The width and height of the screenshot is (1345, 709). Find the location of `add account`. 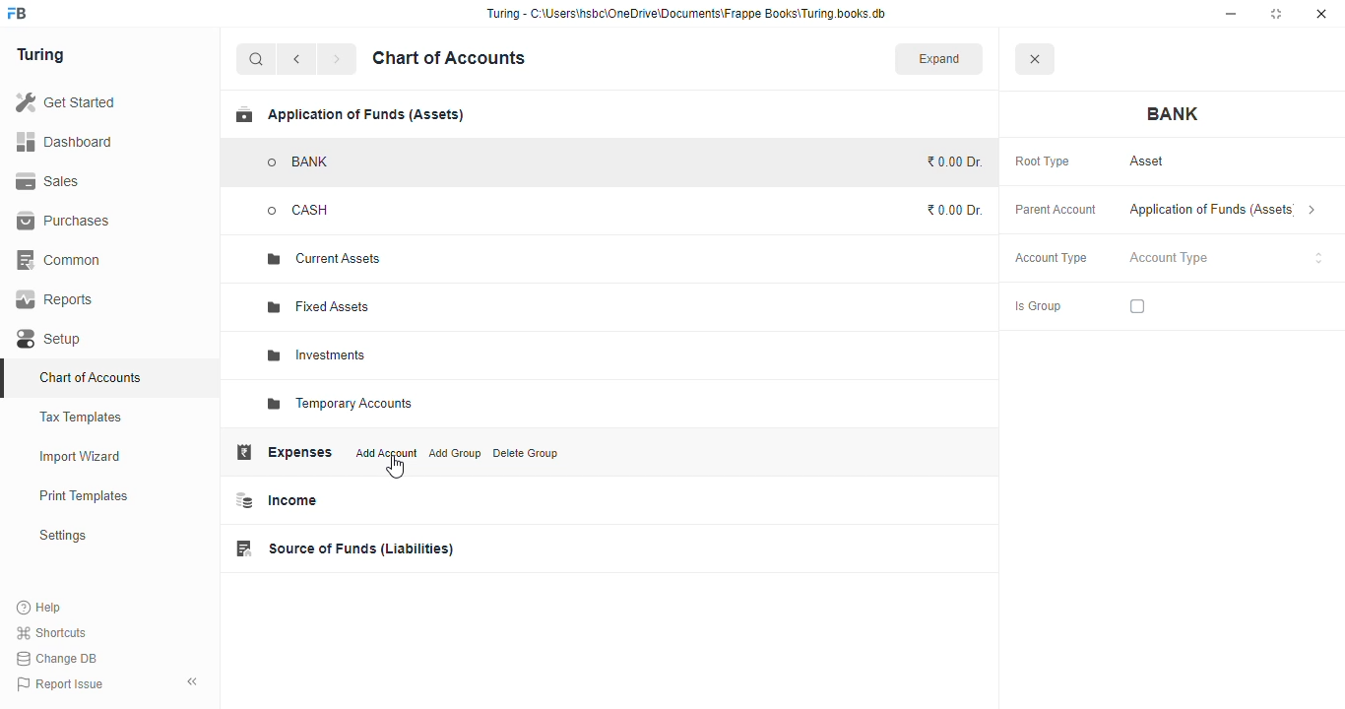

add account is located at coordinates (387, 453).